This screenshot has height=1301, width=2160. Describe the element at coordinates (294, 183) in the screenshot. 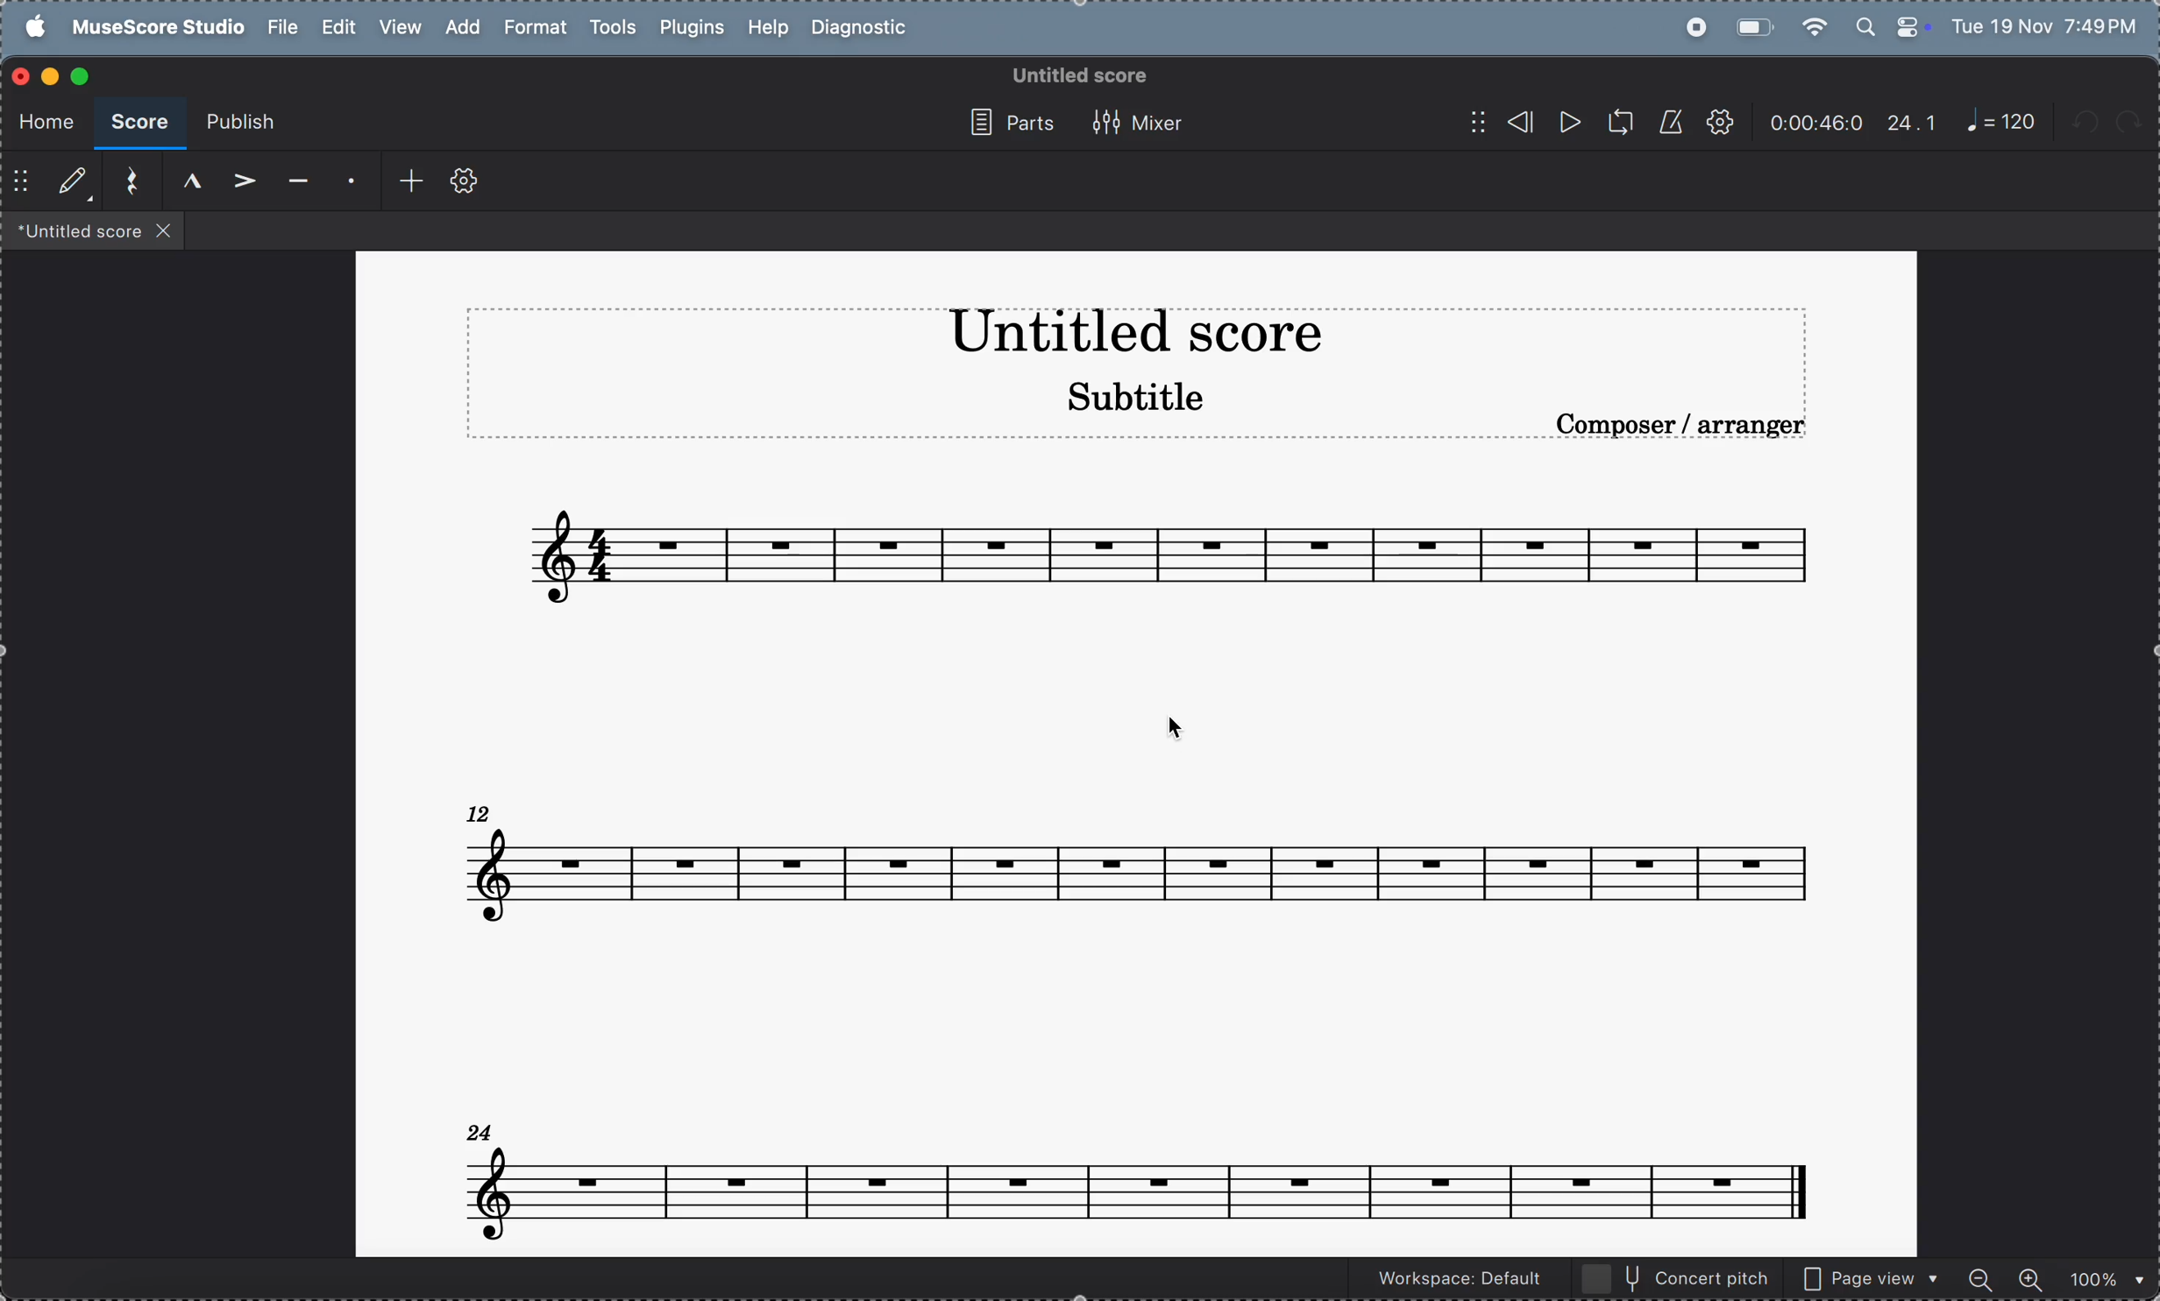

I see `tenuto` at that location.